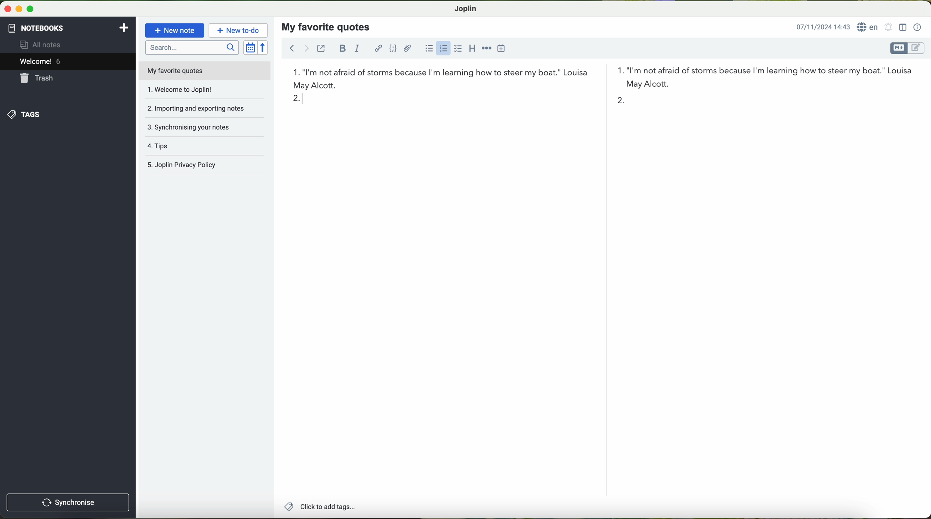 This screenshot has height=519, width=931. I want to click on new note button, so click(175, 30).